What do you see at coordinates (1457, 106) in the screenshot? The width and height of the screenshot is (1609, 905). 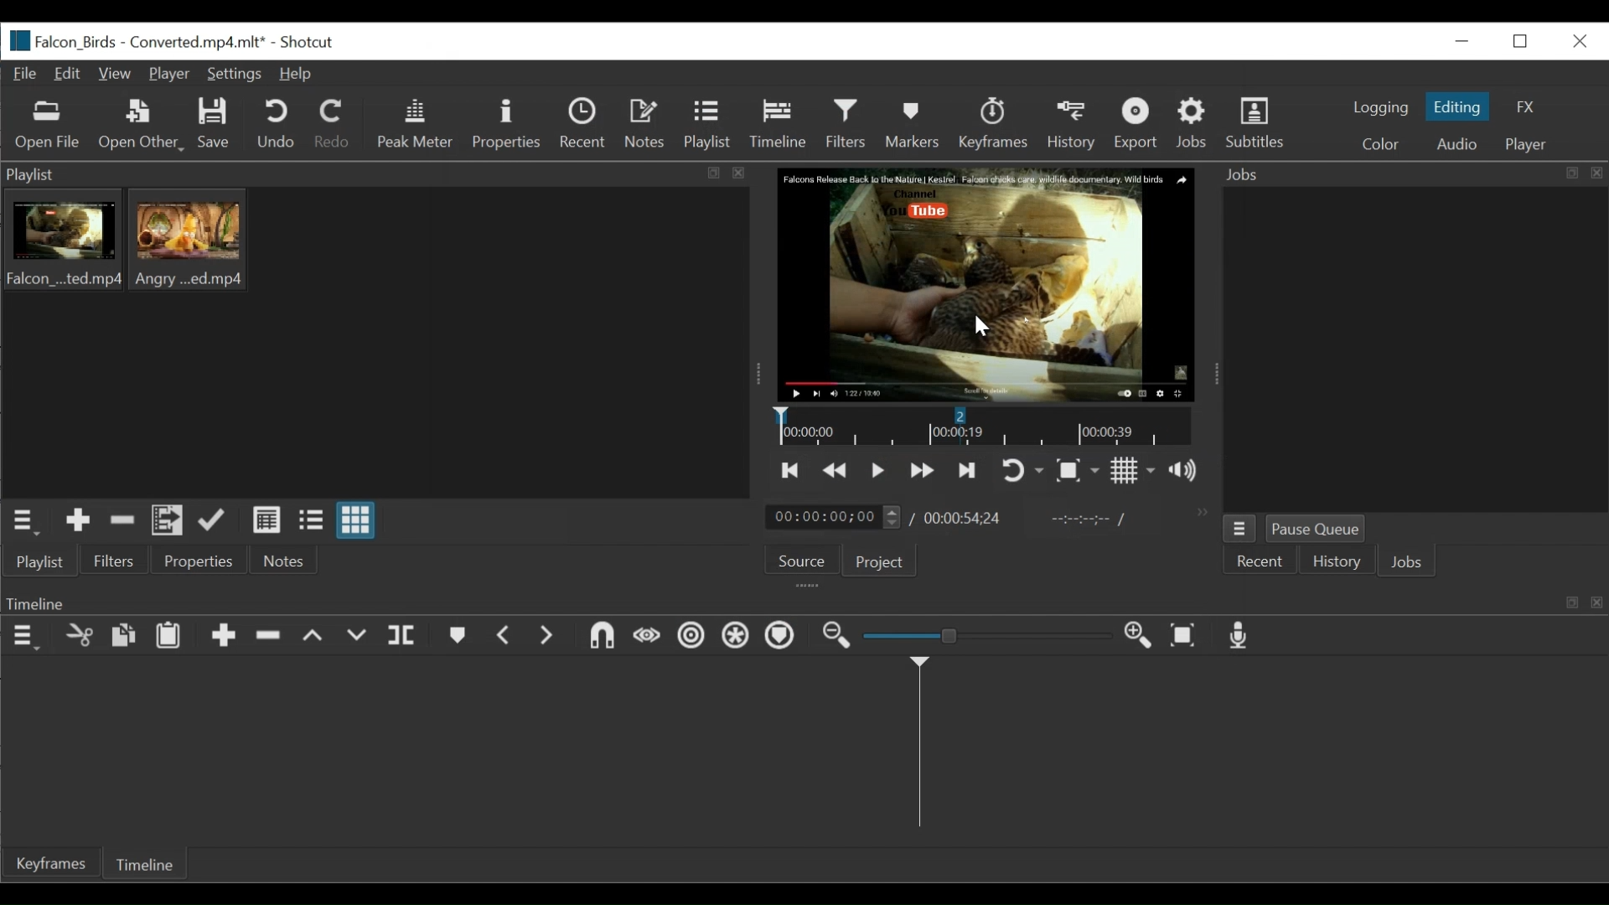 I see `Editing` at bounding box center [1457, 106].